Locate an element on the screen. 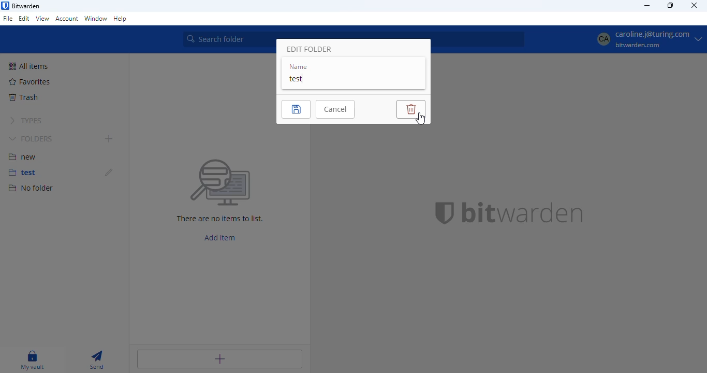 This screenshot has height=373, width=707. delete is located at coordinates (411, 110).